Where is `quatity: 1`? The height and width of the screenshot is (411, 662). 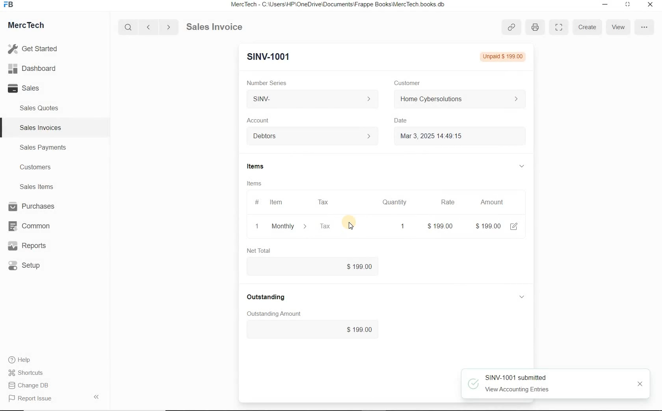 quatity: 1 is located at coordinates (400, 225).